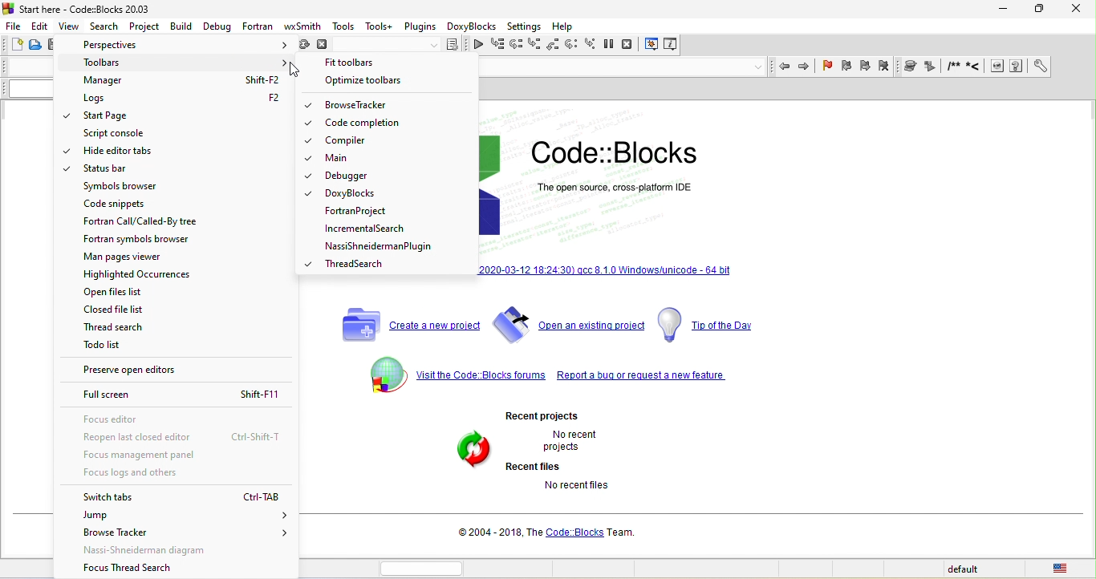 This screenshot has width=1096, height=579. Describe the element at coordinates (177, 496) in the screenshot. I see `switch tabs` at that location.